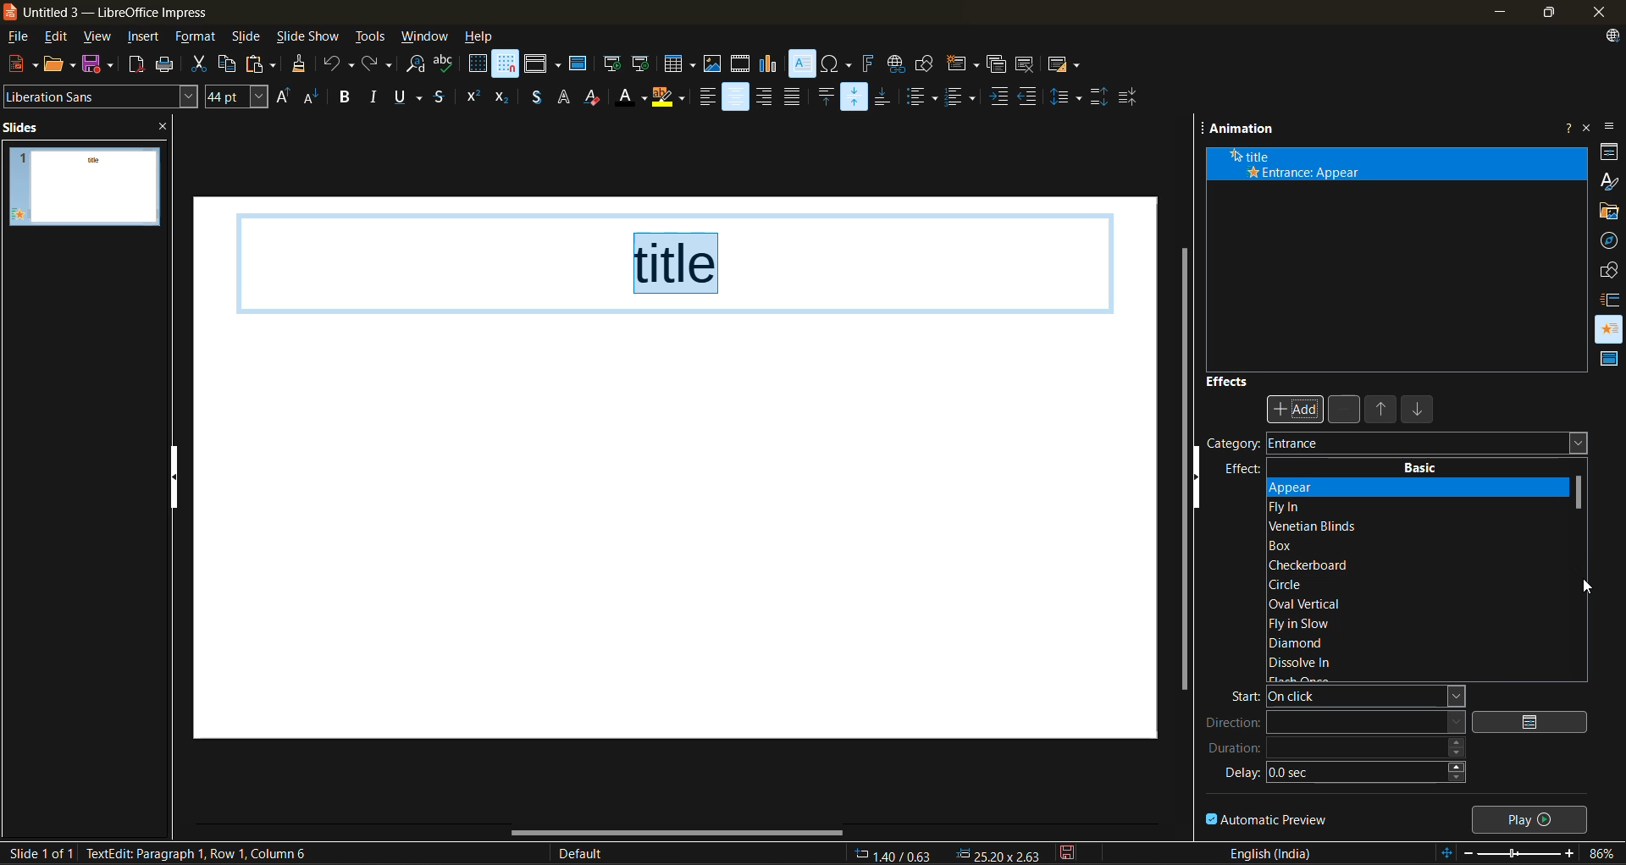 The width and height of the screenshot is (1626, 865). Describe the element at coordinates (1203, 487) in the screenshot. I see `hide` at that location.